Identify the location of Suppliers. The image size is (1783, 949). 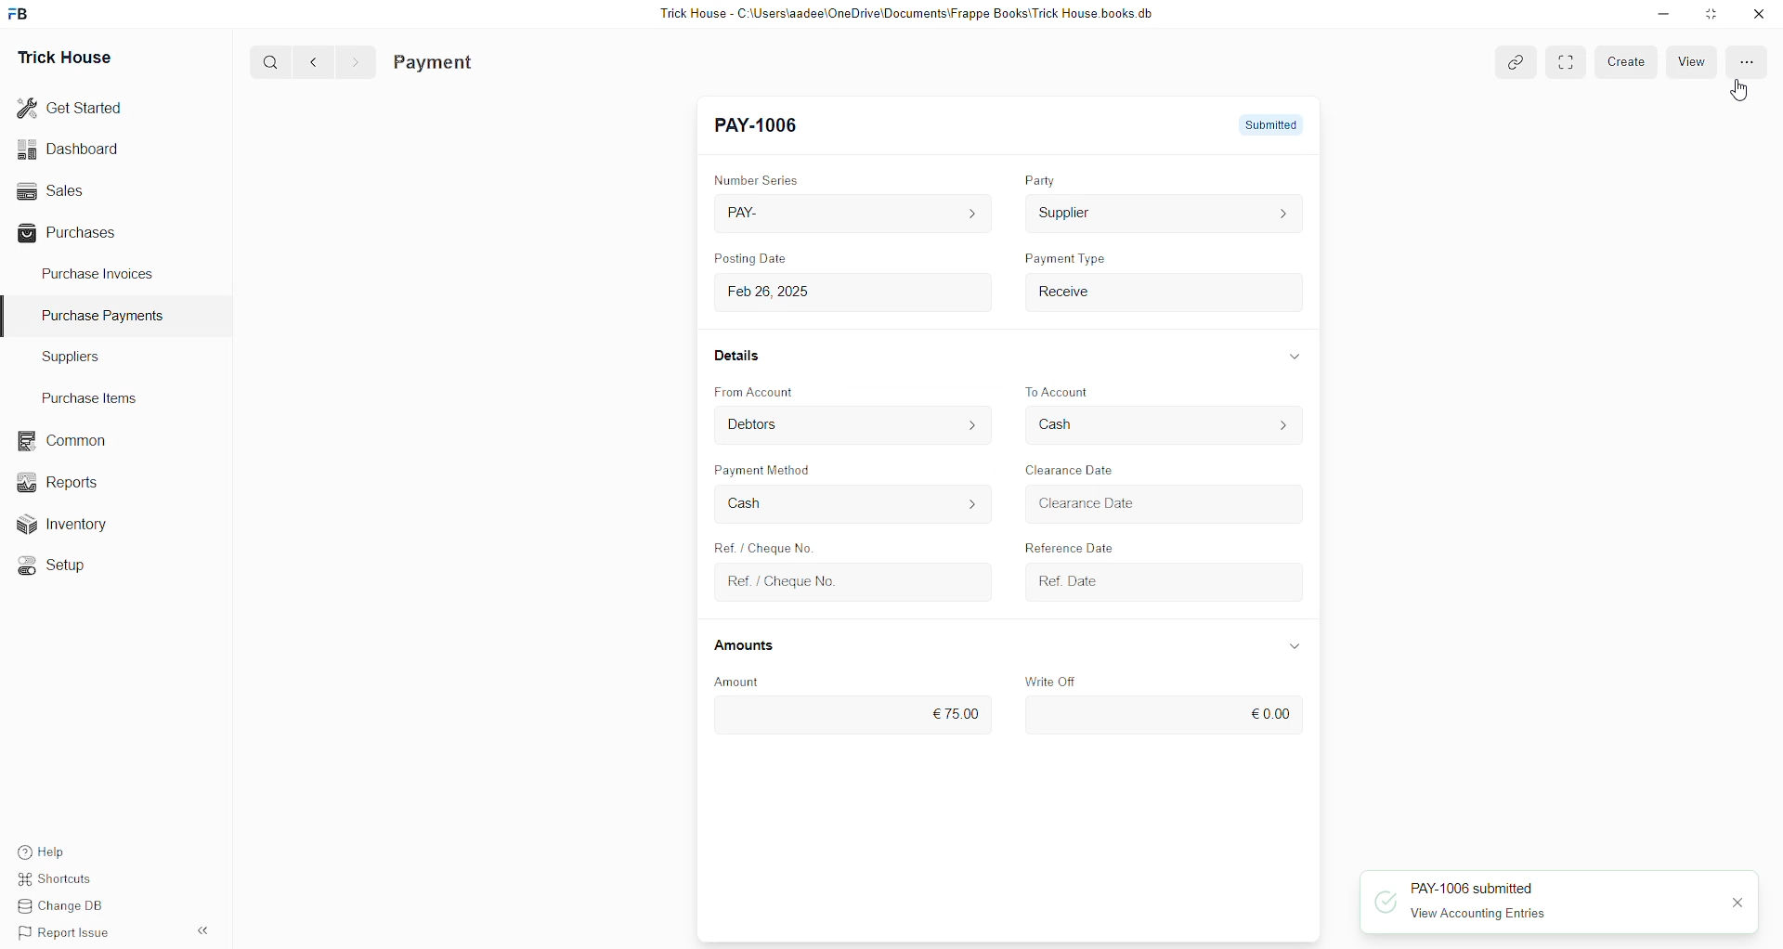
(91, 358).